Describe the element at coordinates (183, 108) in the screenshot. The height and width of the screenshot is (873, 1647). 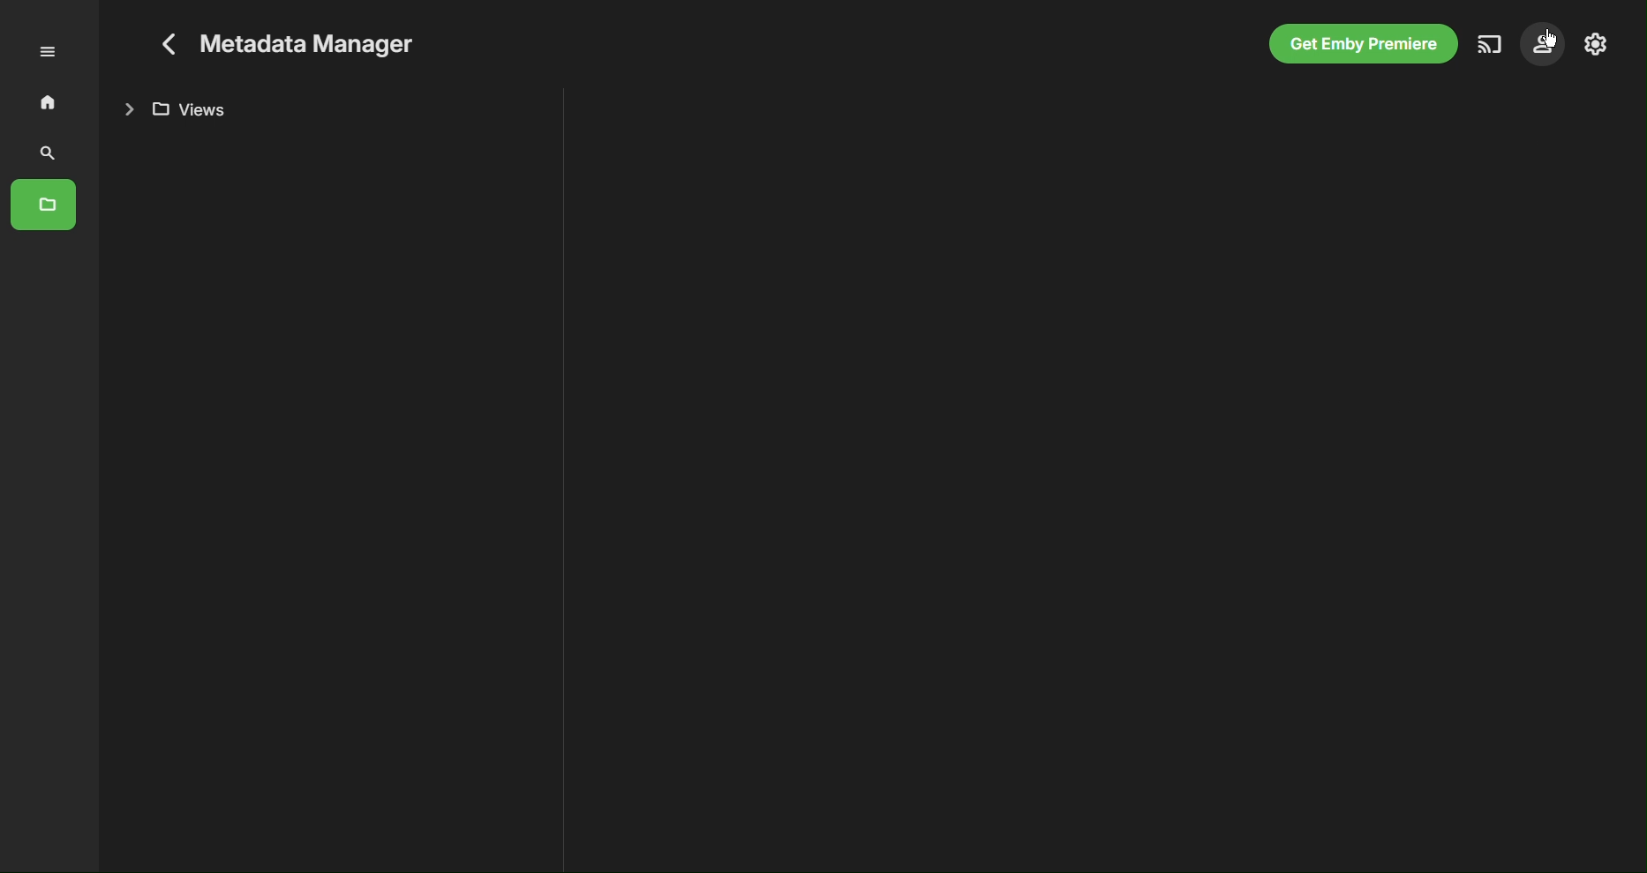
I see `Views` at that location.